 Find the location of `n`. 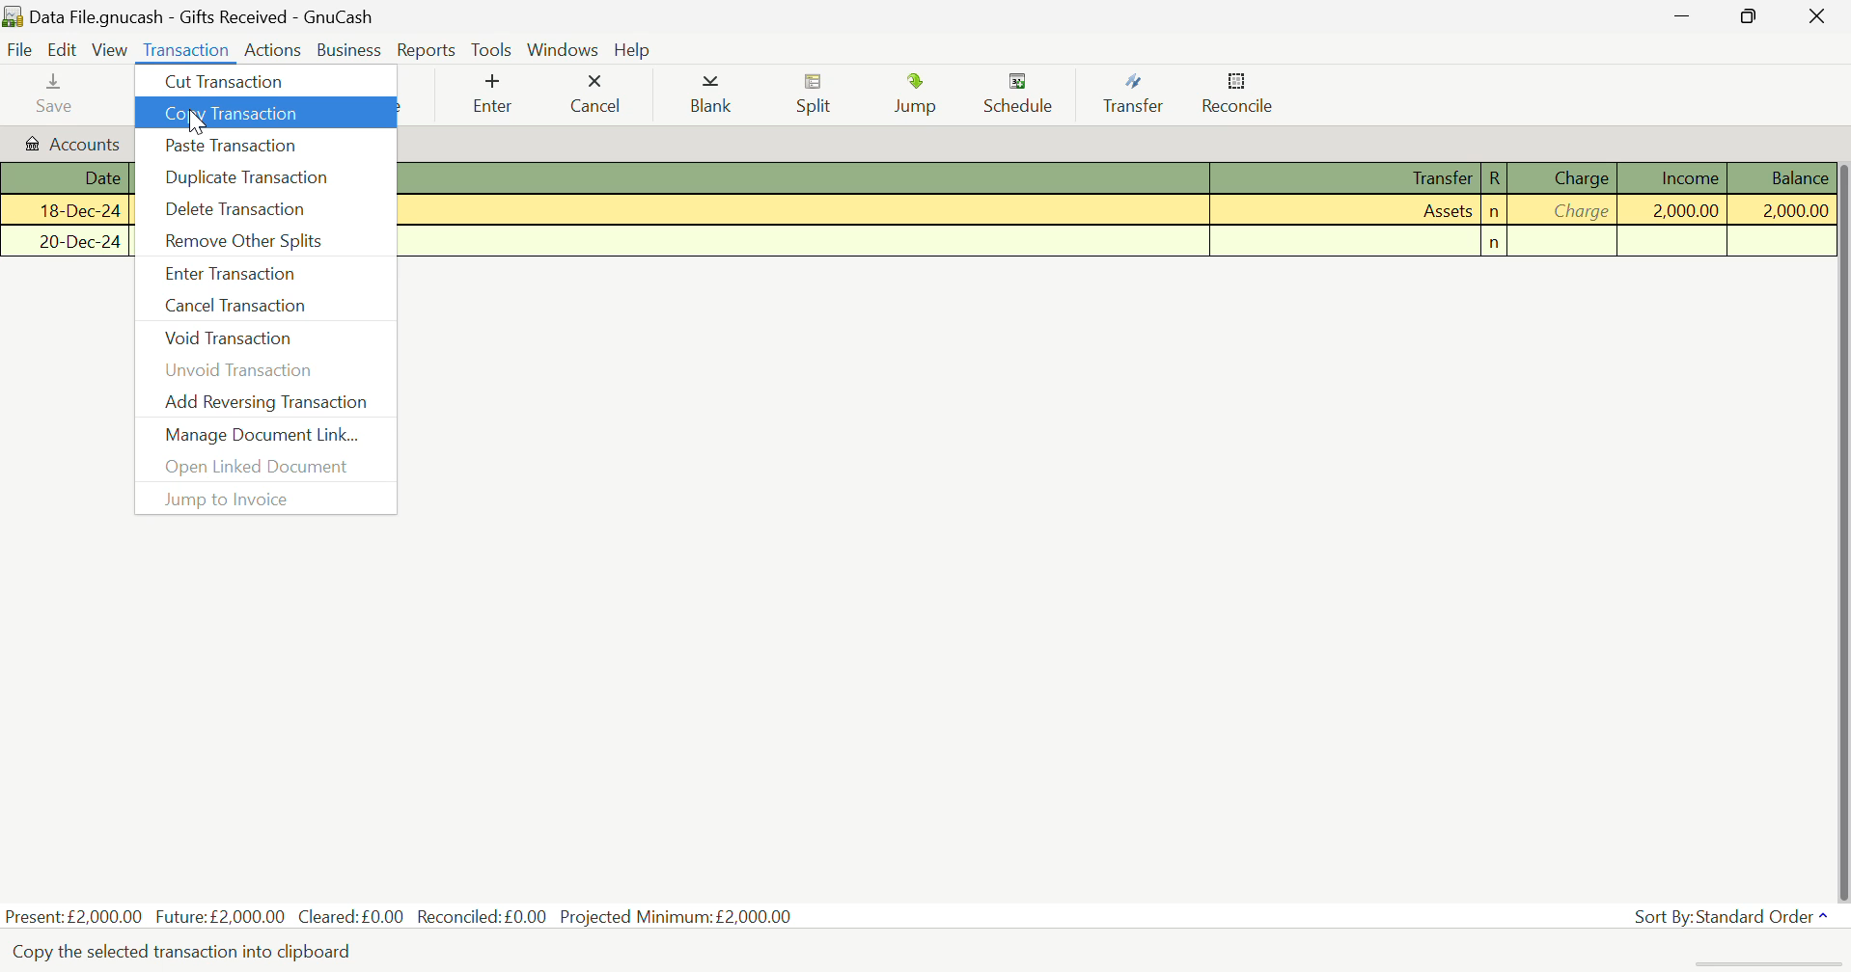

n is located at coordinates (1495, 213).